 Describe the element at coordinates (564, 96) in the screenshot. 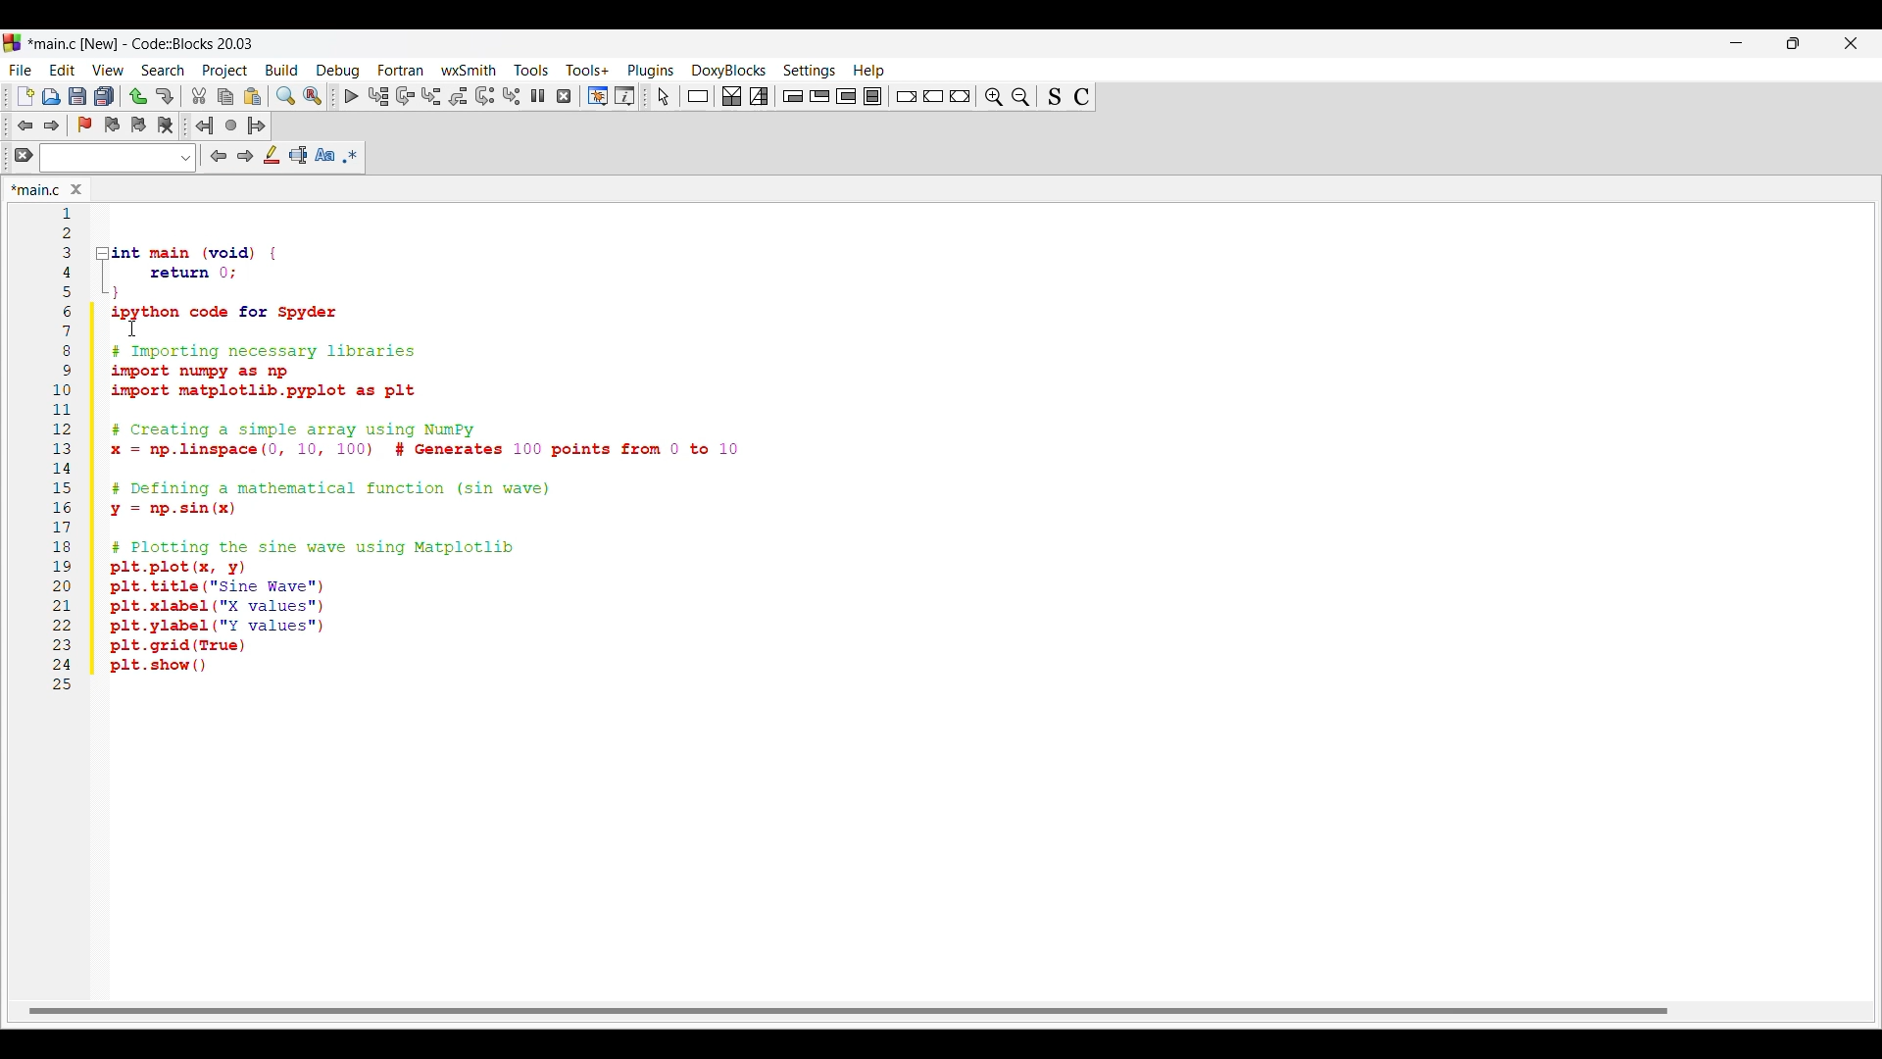

I see `Stop debugger` at that location.